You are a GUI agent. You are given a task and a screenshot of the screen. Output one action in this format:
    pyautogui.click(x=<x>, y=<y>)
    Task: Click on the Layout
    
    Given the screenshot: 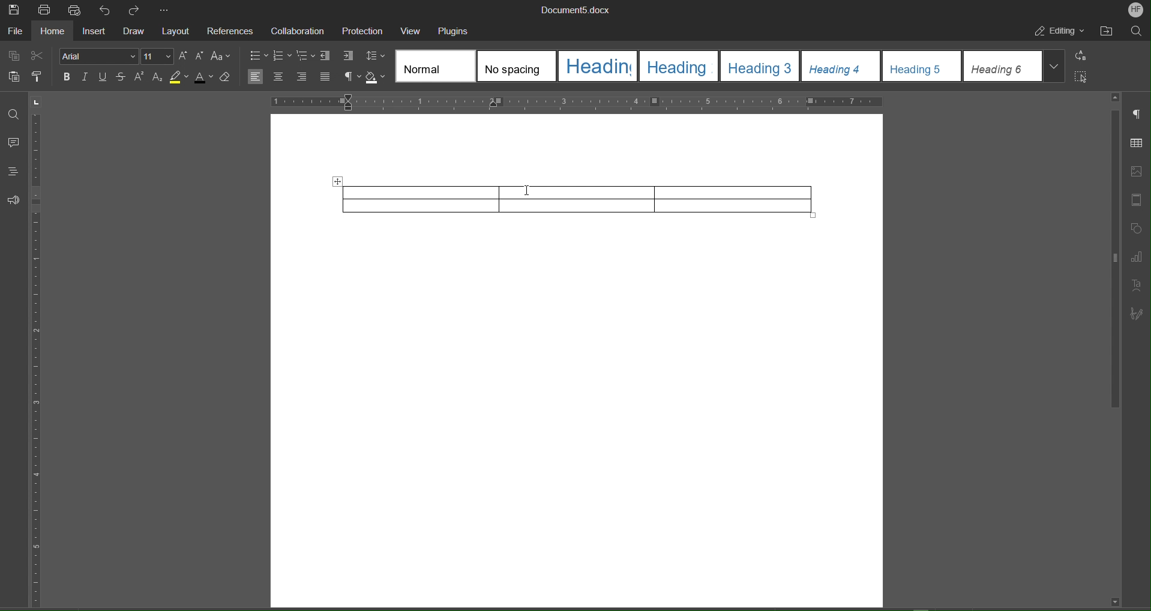 What is the action you would take?
    pyautogui.click(x=178, y=33)
    